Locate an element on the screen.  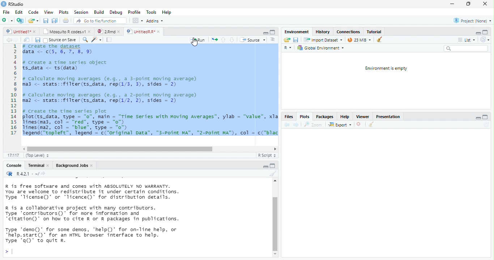
RStudio is located at coordinates (13, 4).